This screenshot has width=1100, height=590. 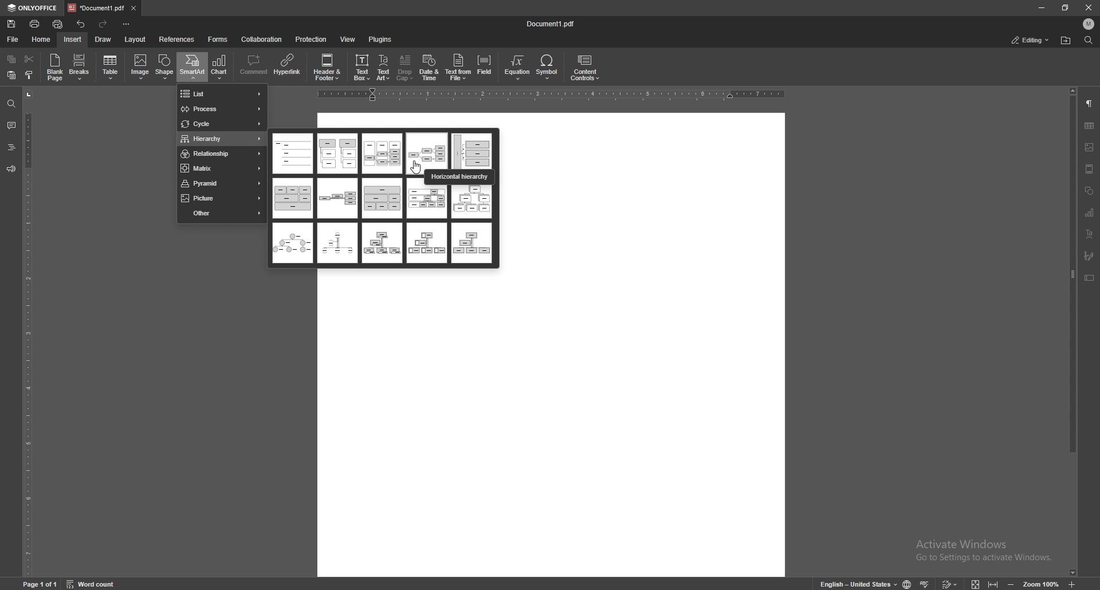 What do you see at coordinates (220, 183) in the screenshot?
I see `pyramid` at bounding box center [220, 183].